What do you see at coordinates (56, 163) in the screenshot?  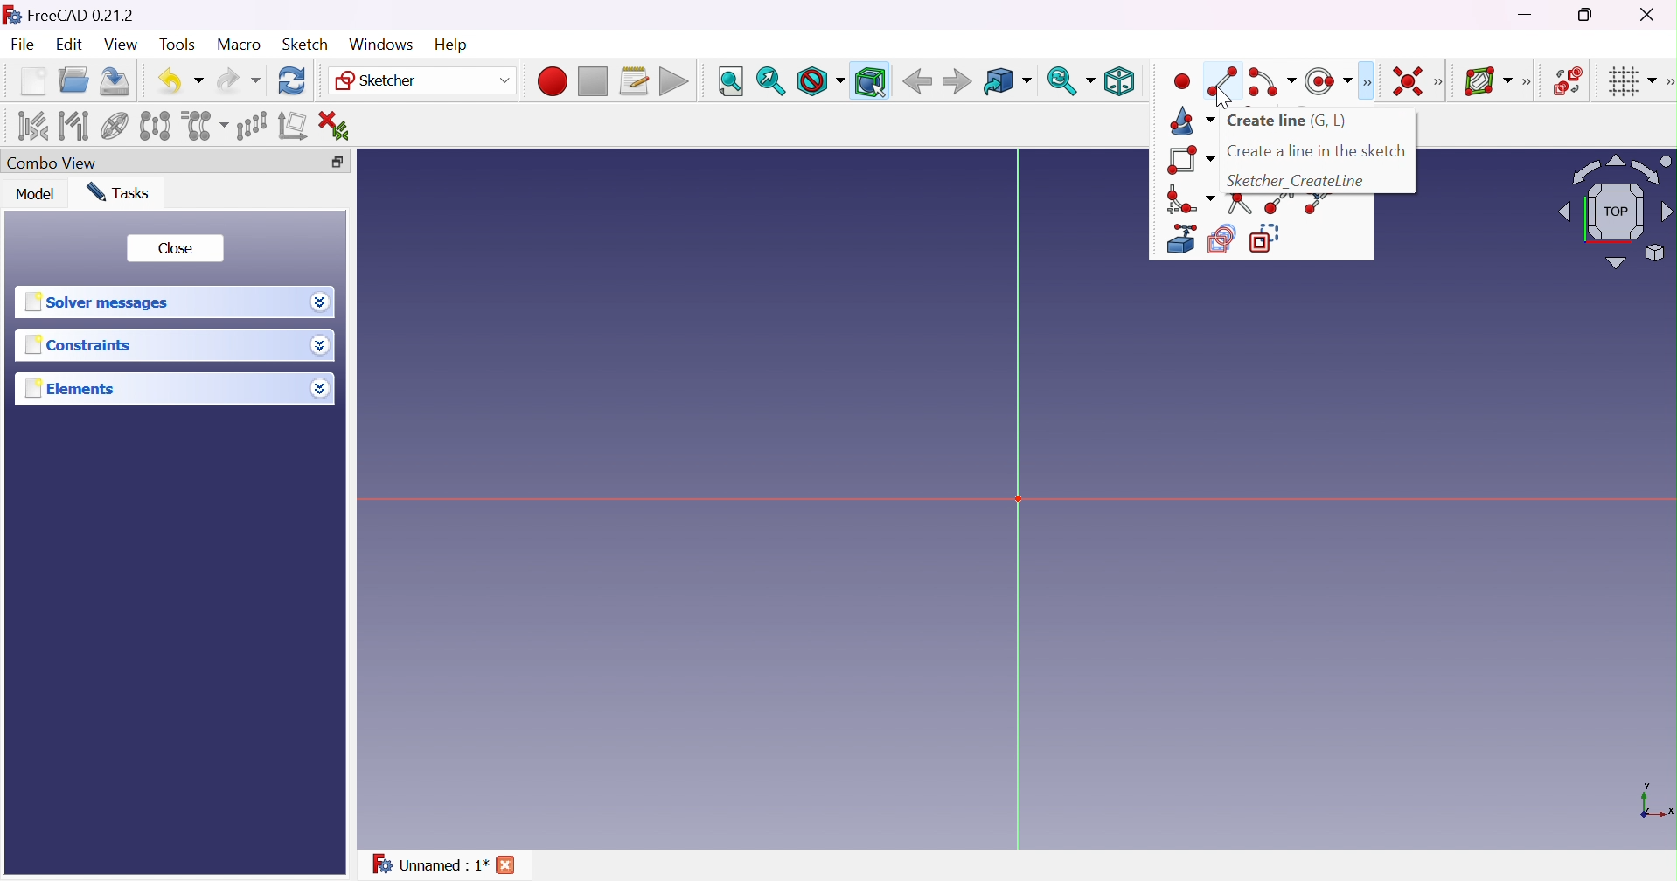 I see `Combo view` at bounding box center [56, 163].